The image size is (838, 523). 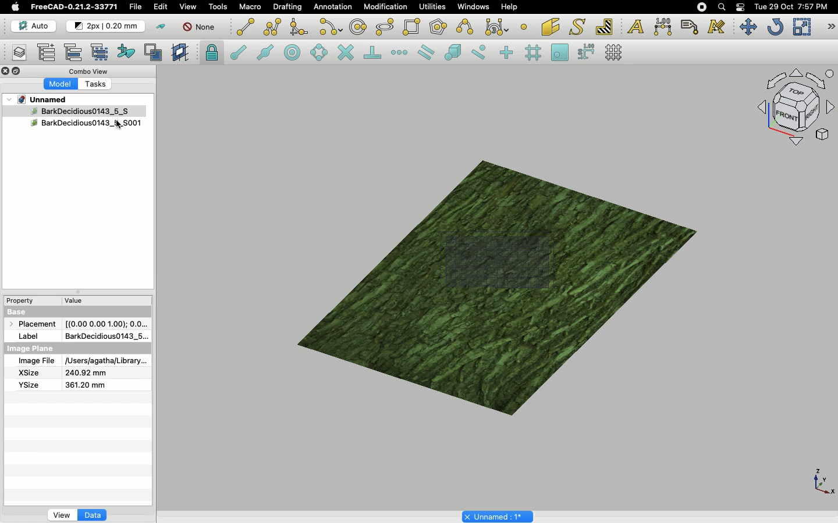 What do you see at coordinates (534, 53) in the screenshot?
I see `Snap grid` at bounding box center [534, 53].